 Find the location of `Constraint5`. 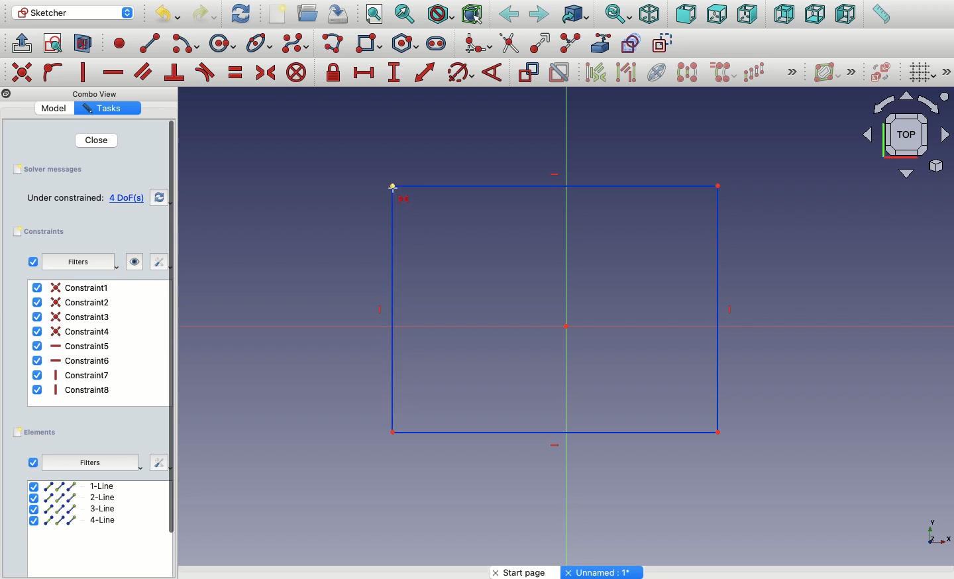

Constraint5 is located at coordinates (72, 346).